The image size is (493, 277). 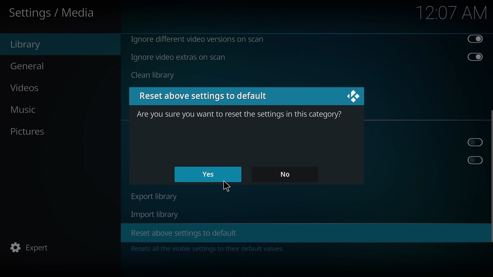 What do you see at coordinates (354, 96) in the screenshot?
I see `close` at bounding box center [354, 96].